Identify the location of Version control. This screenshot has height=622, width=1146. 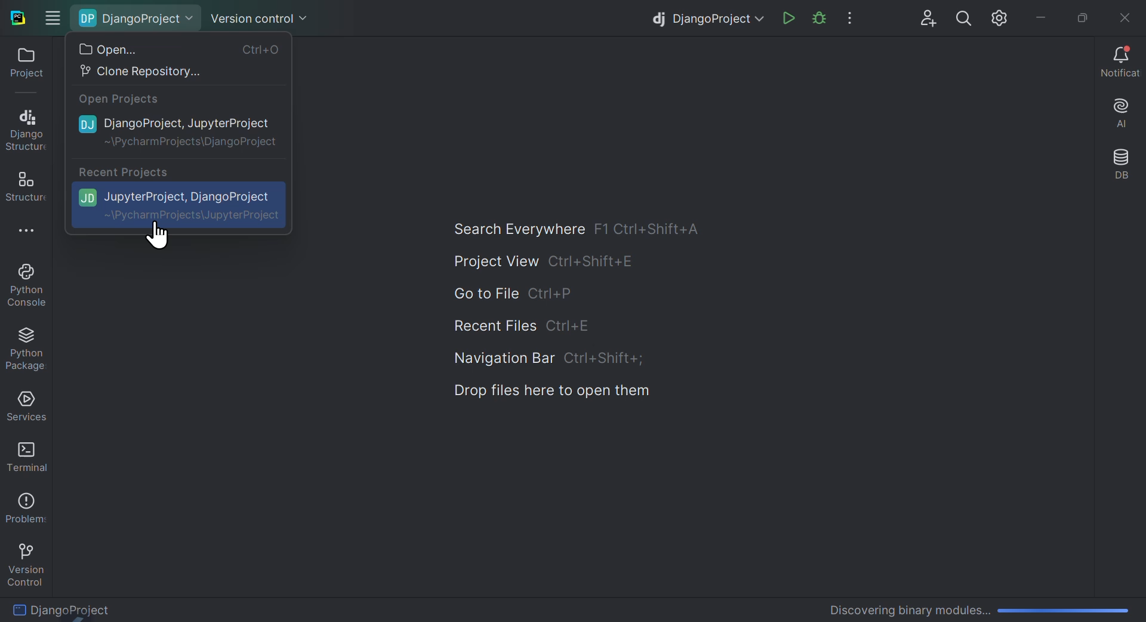
(260, 14).